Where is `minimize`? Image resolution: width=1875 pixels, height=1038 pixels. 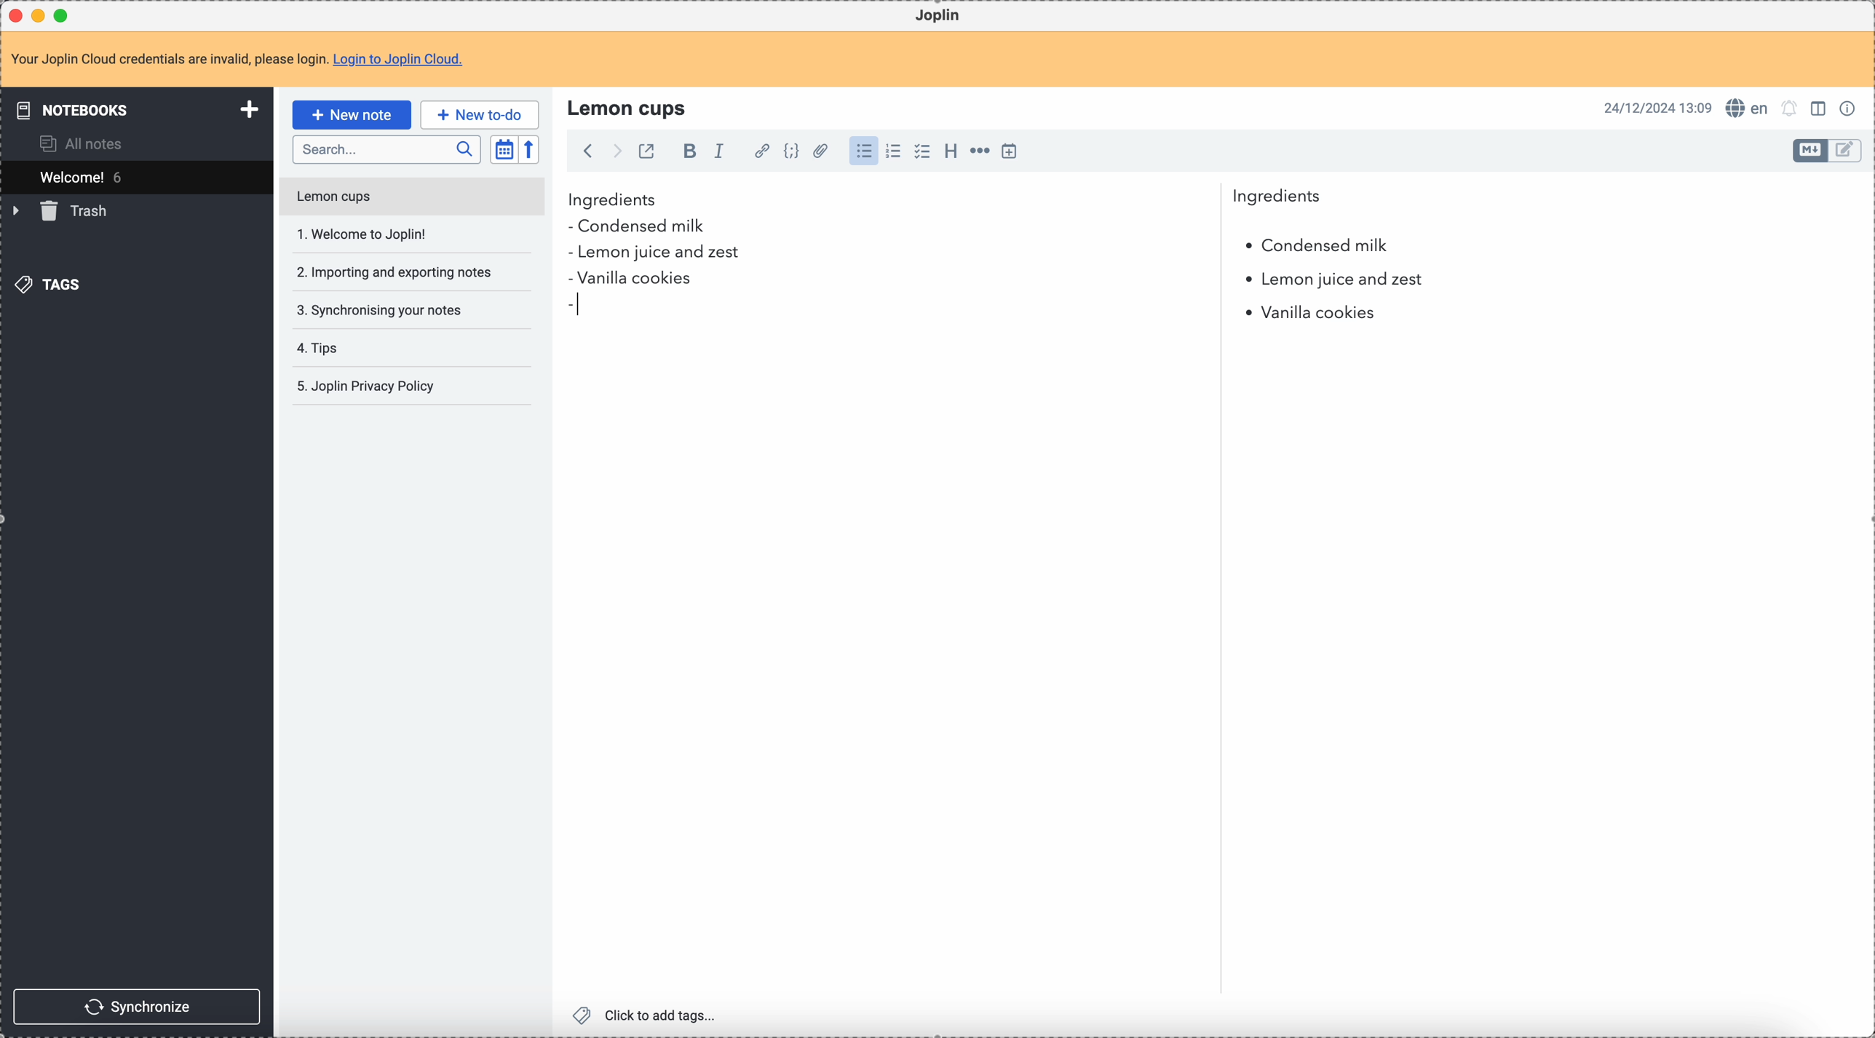 minimize is located at coordinates (41, 17).